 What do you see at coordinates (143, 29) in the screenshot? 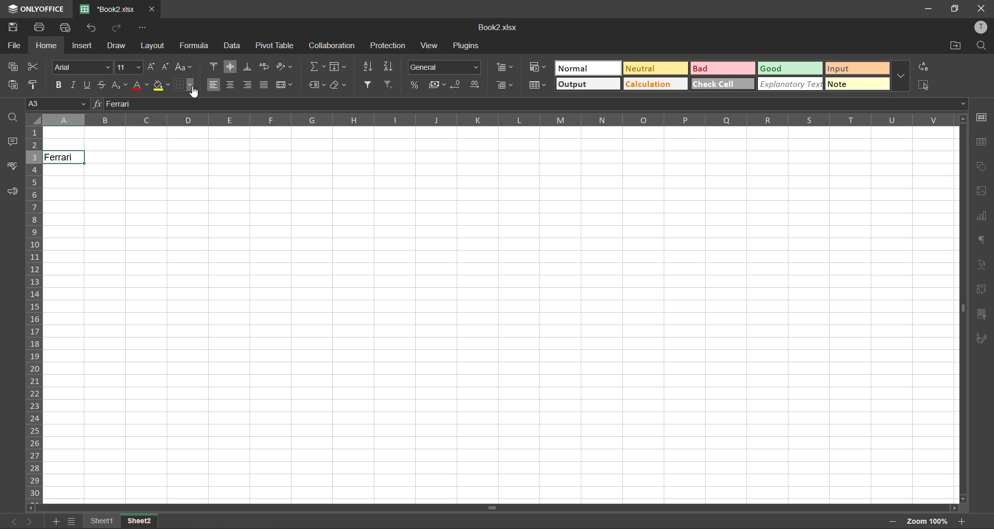
I see `customize quick access toolbar` at bounding box center [143, 29].